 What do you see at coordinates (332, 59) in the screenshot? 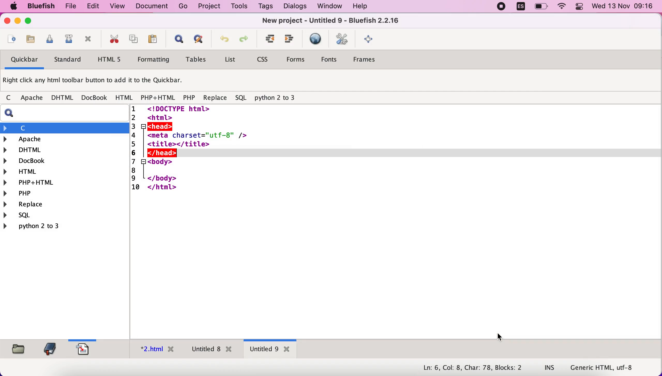
I see `fonts` at bounding box center [332, 59].